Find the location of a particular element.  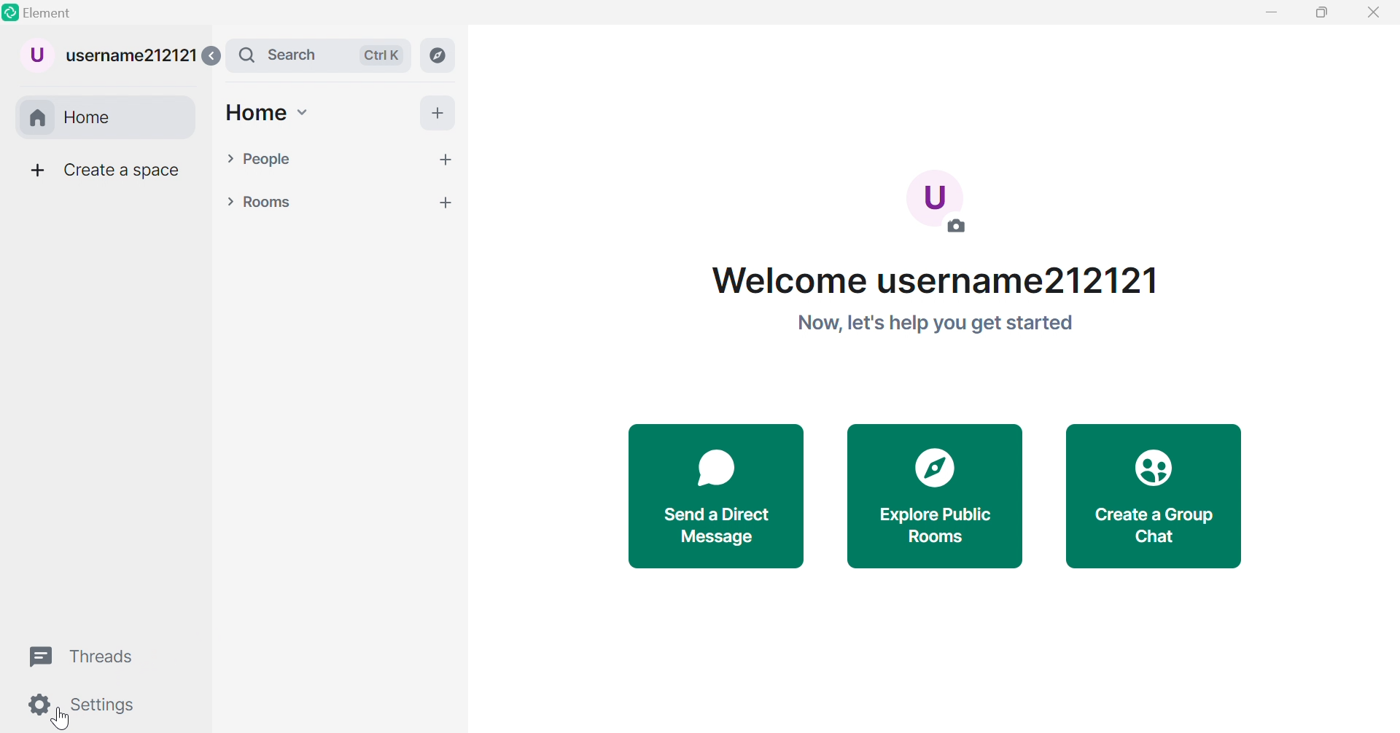

Create a Group Chat is located at coordinates (1159, 527).